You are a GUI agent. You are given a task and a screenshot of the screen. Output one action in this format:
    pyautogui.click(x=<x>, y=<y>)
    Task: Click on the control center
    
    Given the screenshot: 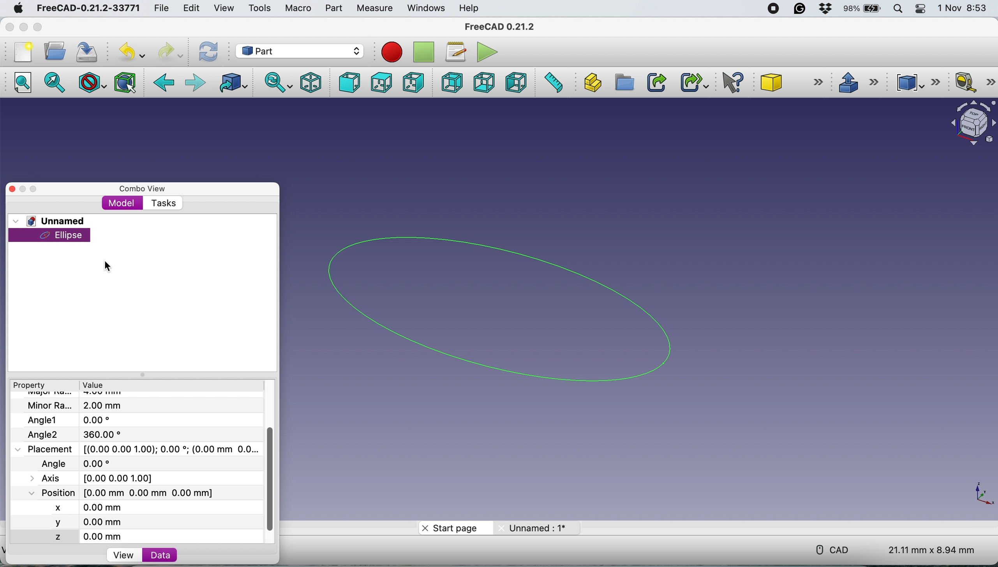 What is the action you would take?
    pyautogui.click(x=919, y=9)
    